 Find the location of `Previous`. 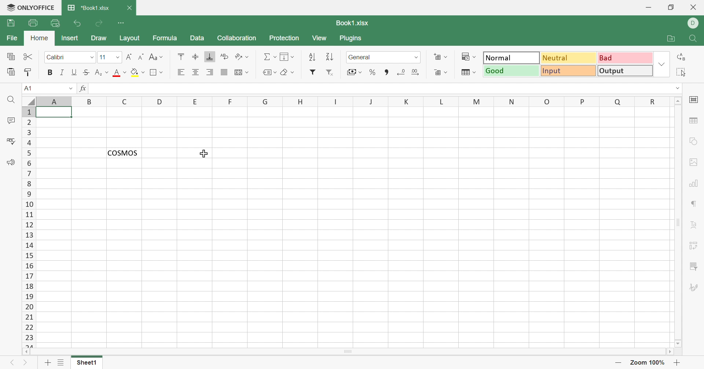

Previous is located at coordinates (11, 363).